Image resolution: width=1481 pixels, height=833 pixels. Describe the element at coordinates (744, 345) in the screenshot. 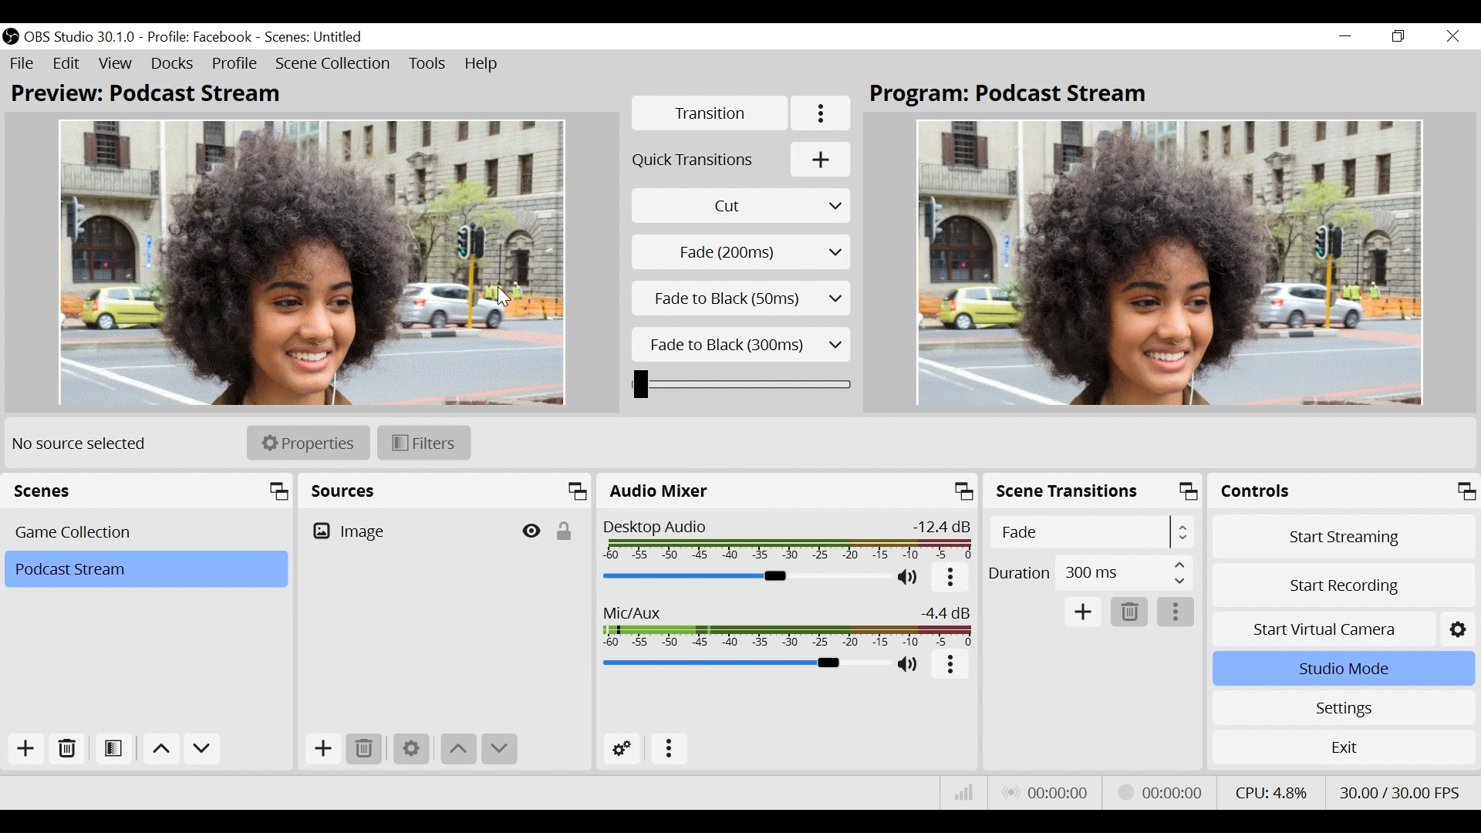

I see `Fade to Black` at that location.